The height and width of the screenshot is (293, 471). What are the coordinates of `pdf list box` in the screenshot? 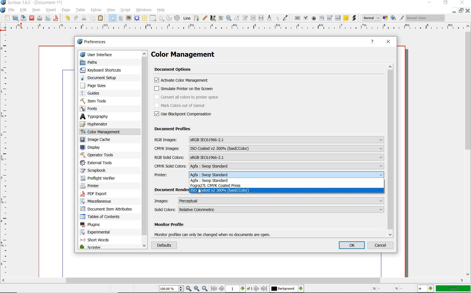 It's located at (338, 18).